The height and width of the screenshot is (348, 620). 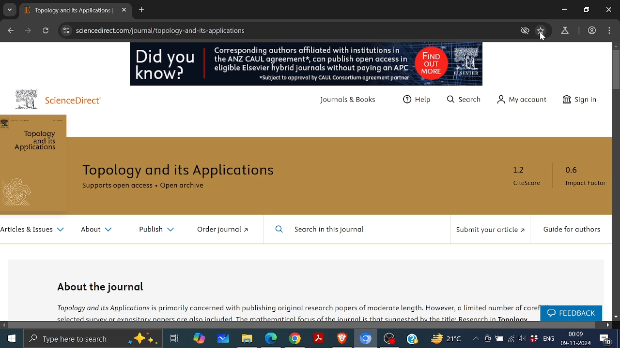 I want to click on Brave browser, so click(x=342, y=339).